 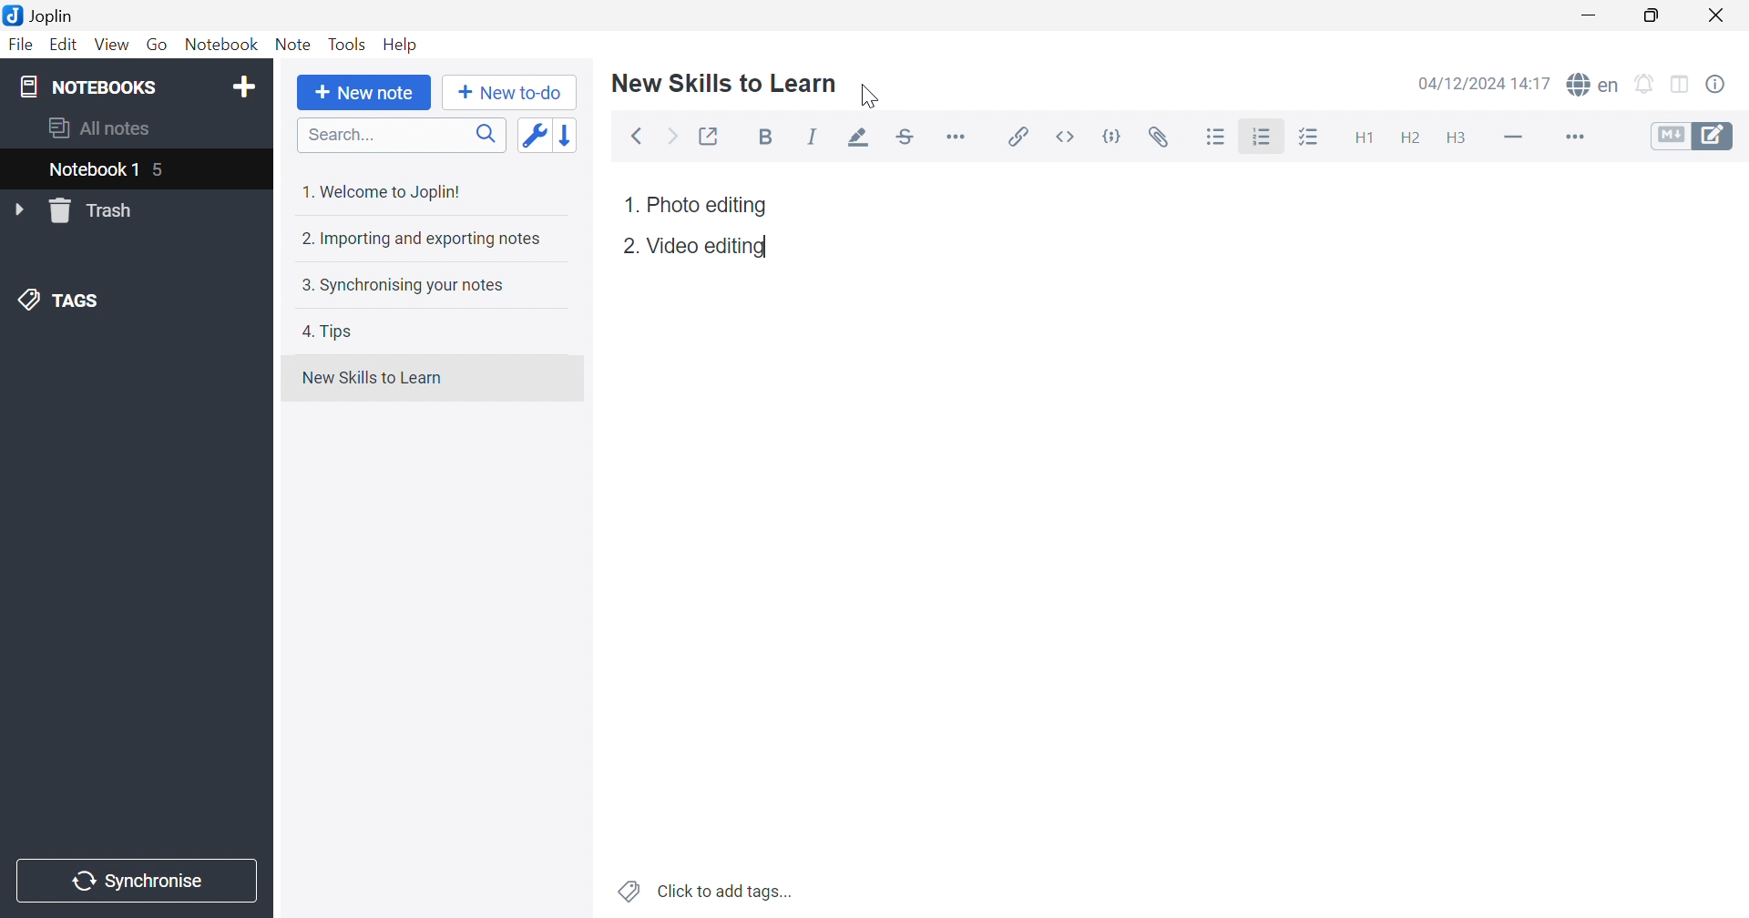 I want to click on New Skills to Learn, so click(x=372, y=378).